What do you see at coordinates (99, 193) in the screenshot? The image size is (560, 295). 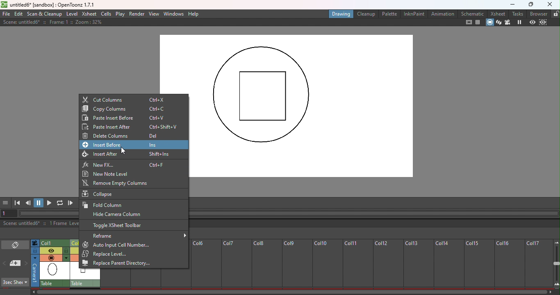 I see `Collapse` at bounding box center [99, 193].